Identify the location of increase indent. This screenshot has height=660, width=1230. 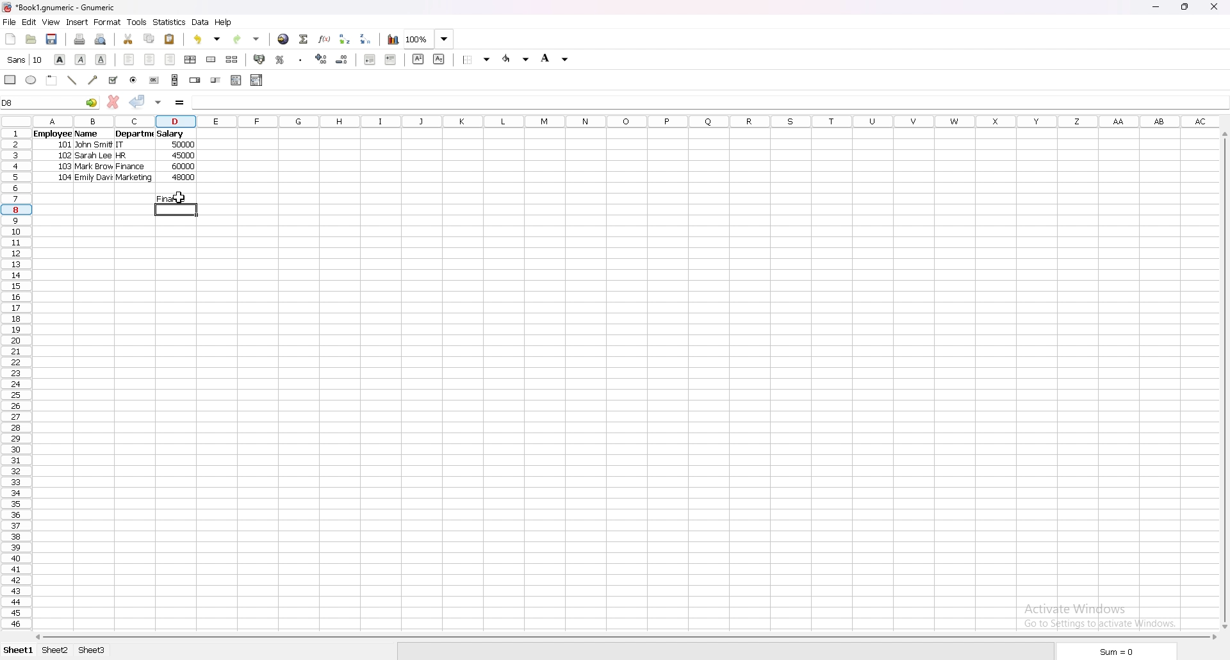
(391, 59).